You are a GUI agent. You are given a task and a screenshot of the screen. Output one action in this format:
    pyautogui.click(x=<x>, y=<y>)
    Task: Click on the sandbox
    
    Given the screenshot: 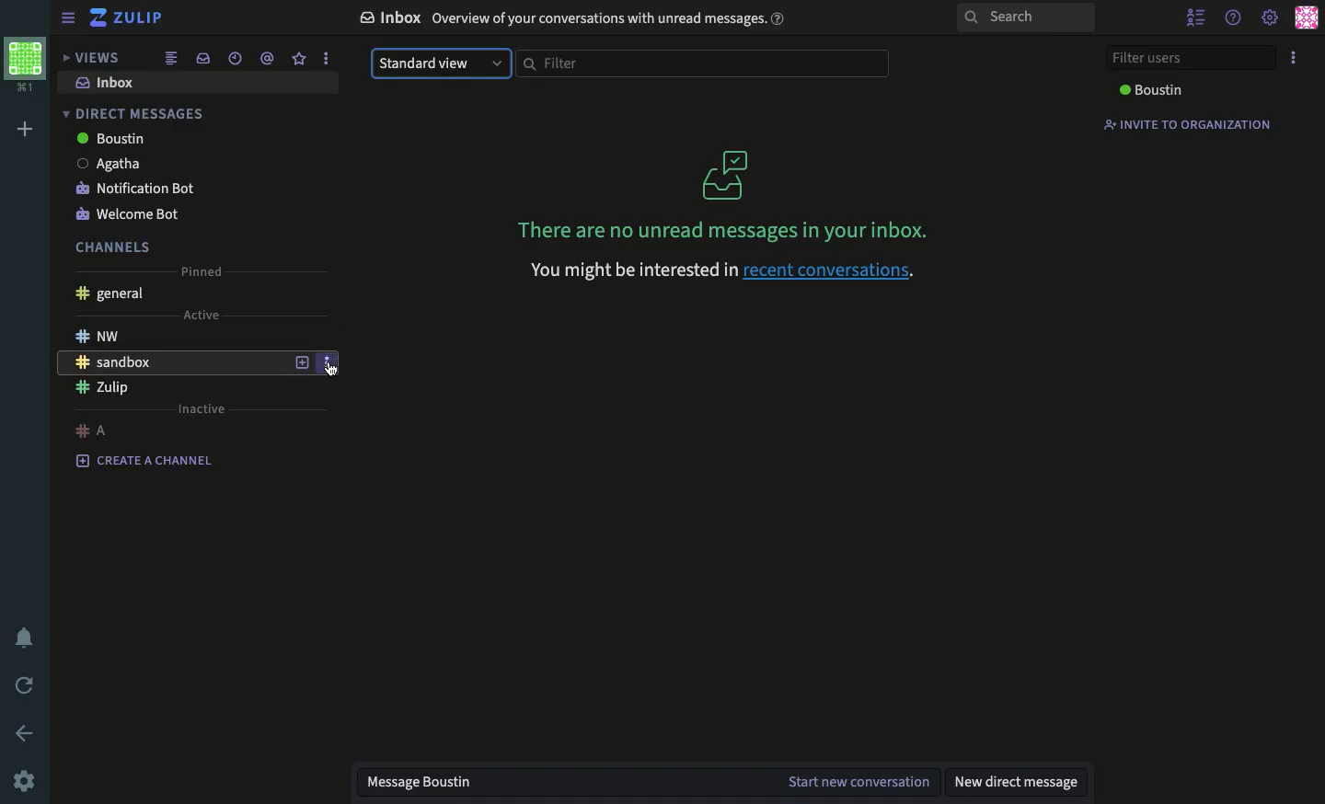 What is the action you would take?
    pyautogui.click(x=115, y=362)
    